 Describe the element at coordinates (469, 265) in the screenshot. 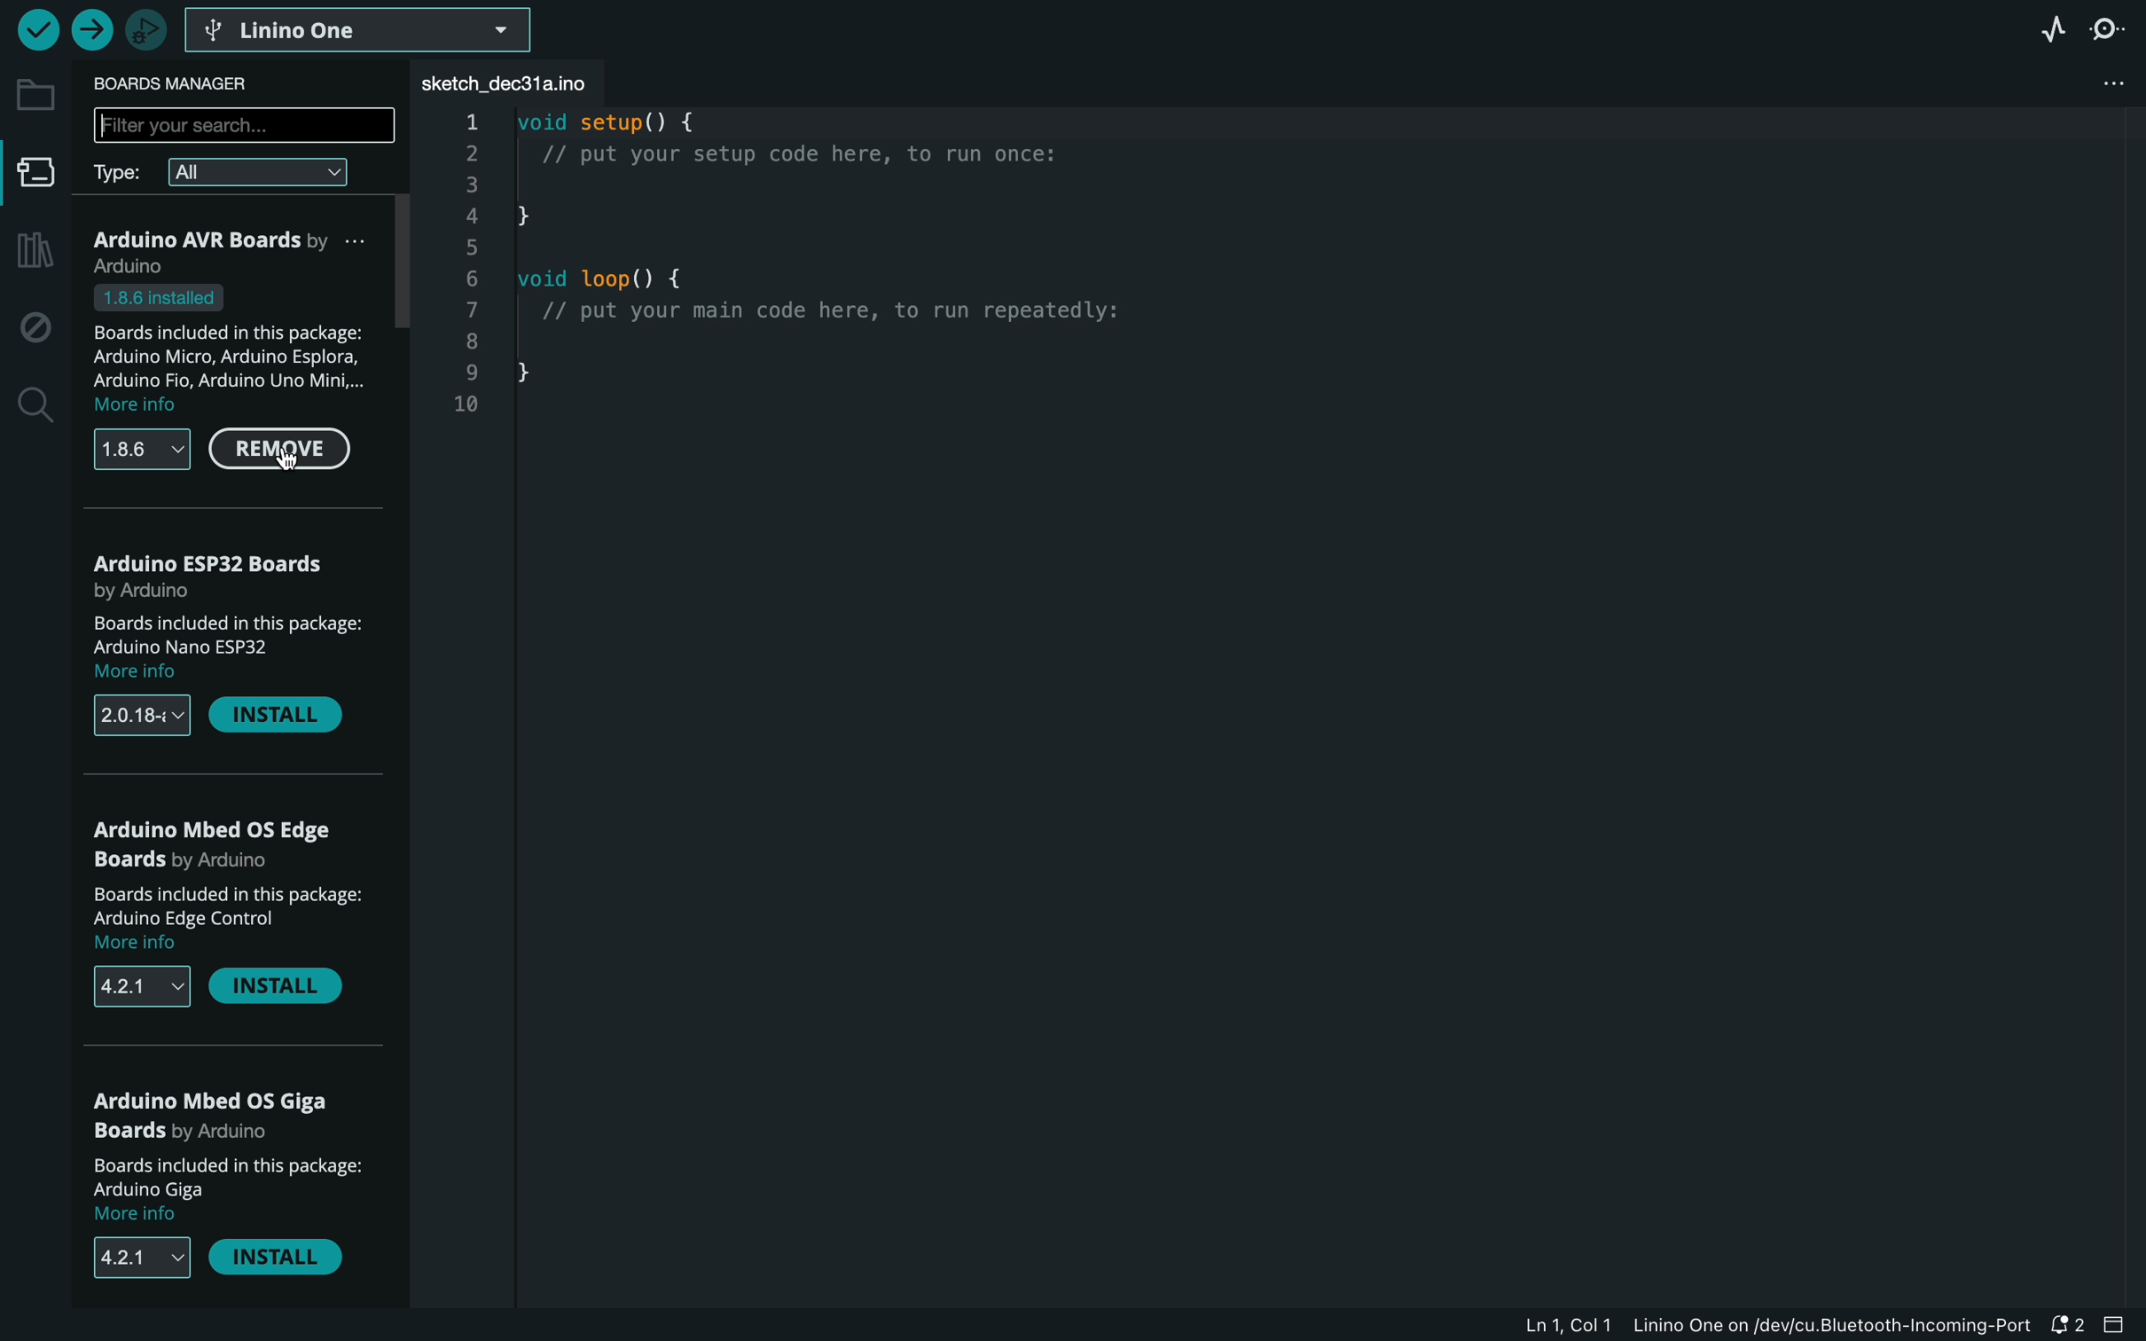

I see `line number` at that location.